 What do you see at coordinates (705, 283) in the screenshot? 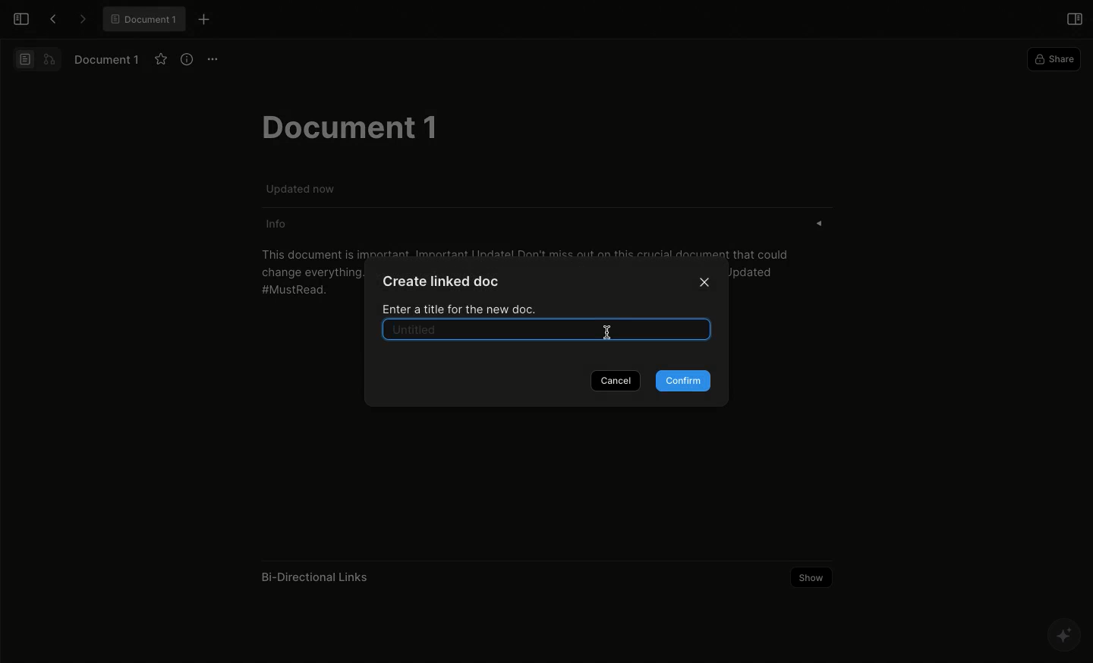
I see `Close` at bounding box center [705, 283].